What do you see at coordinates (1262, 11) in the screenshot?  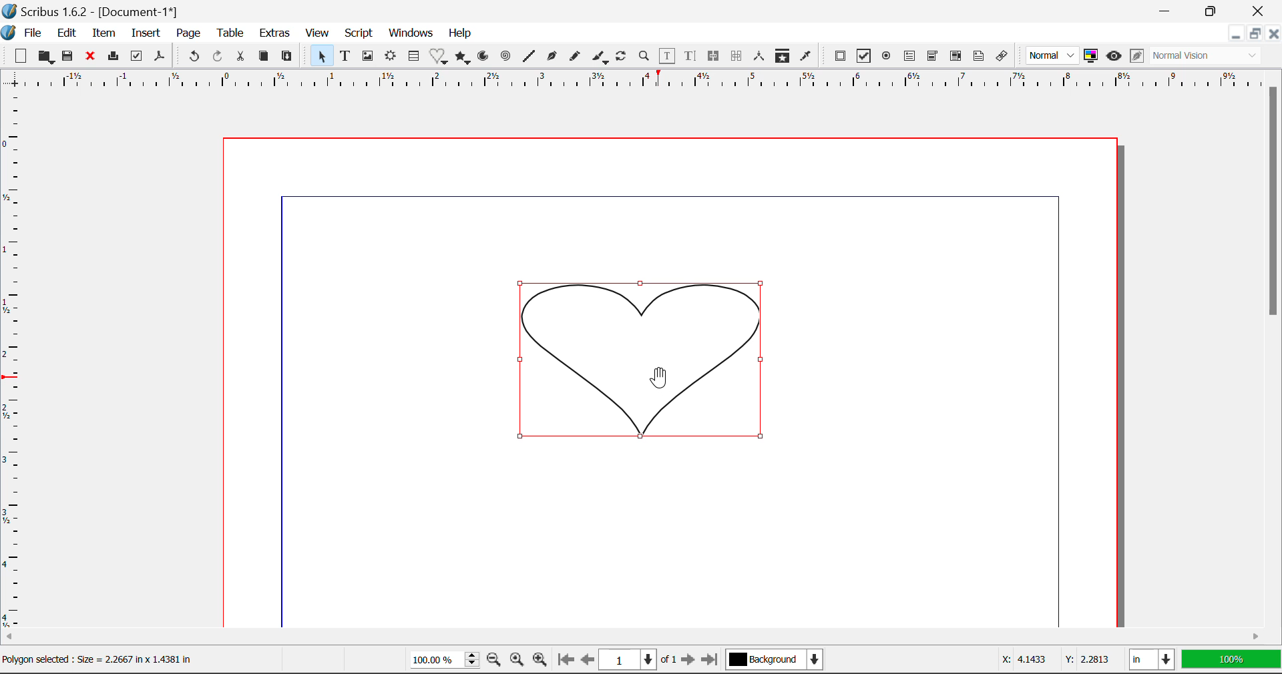 I see `Close` at bounding box center [1262, 11].